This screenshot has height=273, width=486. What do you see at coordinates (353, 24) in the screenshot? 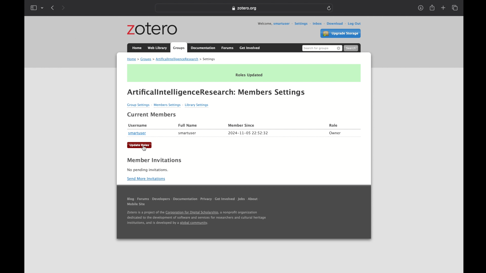
I see `log out` at bounding box center [353, 24].